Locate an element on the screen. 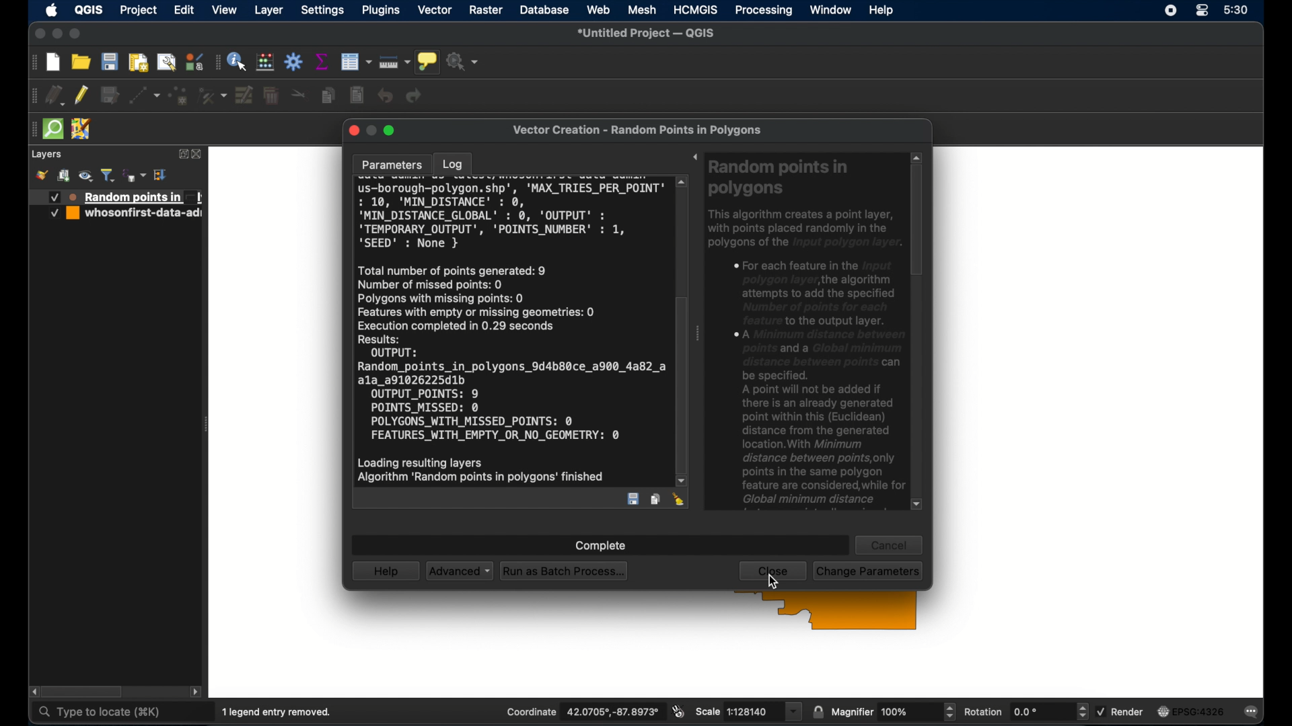  help is located at coordinates (386, 571).